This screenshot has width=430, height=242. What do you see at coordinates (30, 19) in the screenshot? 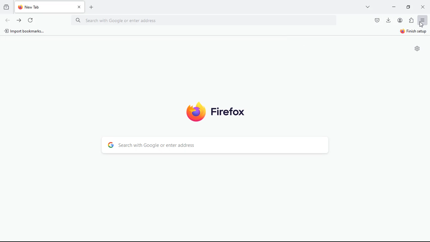
I see `refresh` at bounding box center [30, 19].